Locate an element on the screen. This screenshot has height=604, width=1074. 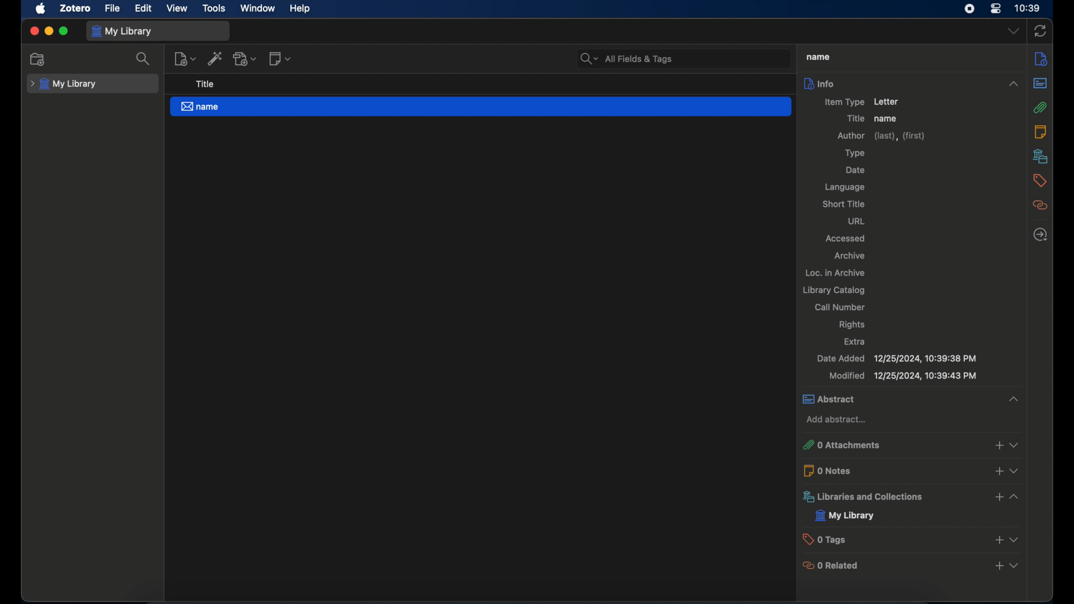
view more is located at coordinates (1017, 445).